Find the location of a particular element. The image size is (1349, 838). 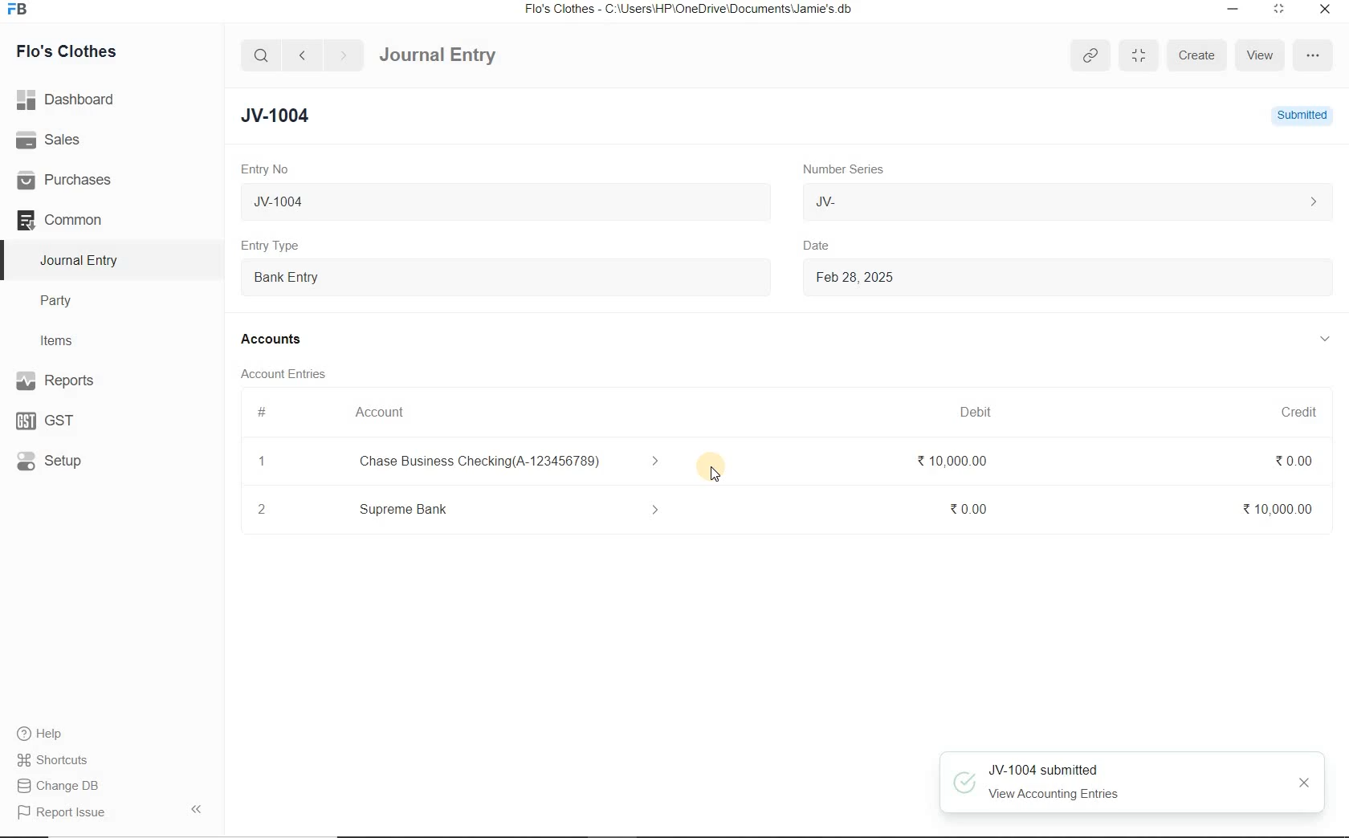

₹ 10,000.00 is located at coordinates (947, 465).